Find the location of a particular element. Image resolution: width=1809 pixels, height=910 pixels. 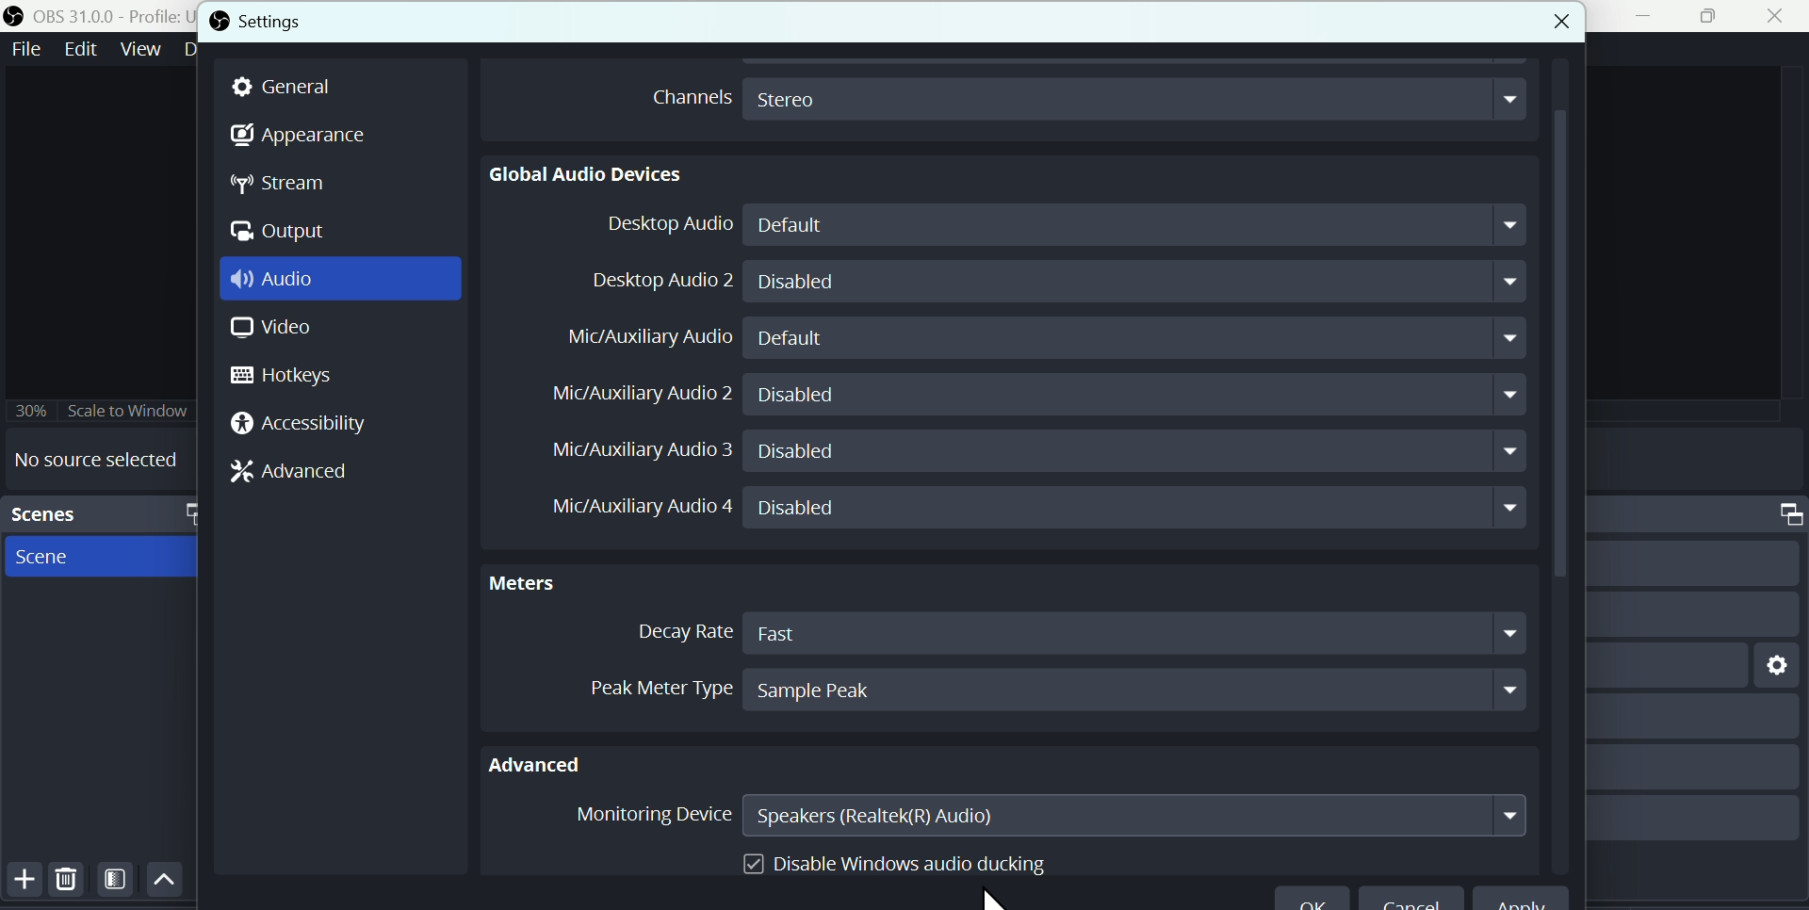

vertical scrollbar is located at coordinates (1560, 469).